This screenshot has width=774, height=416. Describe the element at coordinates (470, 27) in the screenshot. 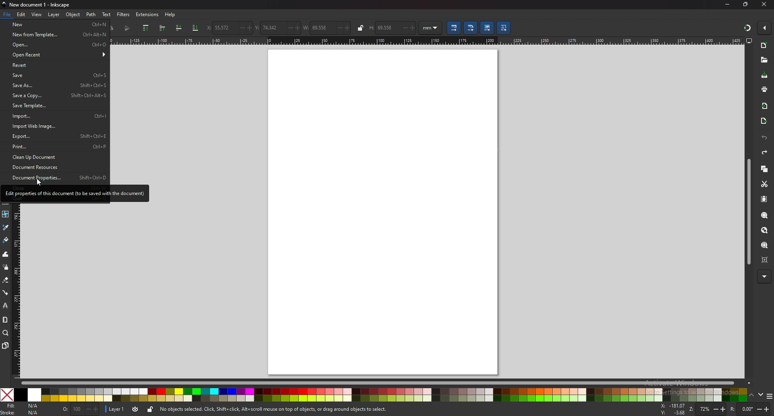

I see `scale radii` at that location.